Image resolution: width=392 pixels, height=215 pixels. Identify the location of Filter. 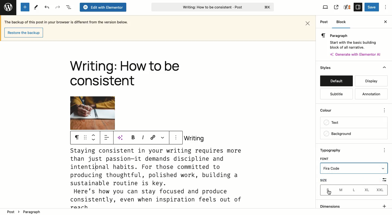
(381, 179).